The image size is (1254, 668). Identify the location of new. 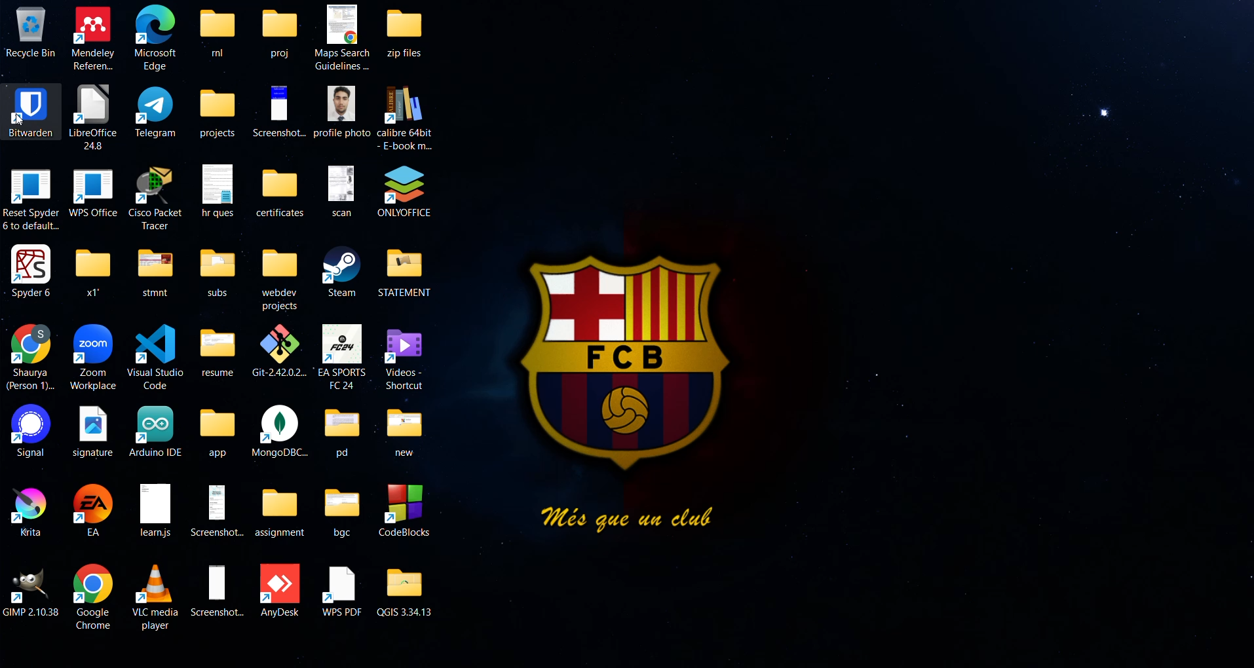
(404, 432).